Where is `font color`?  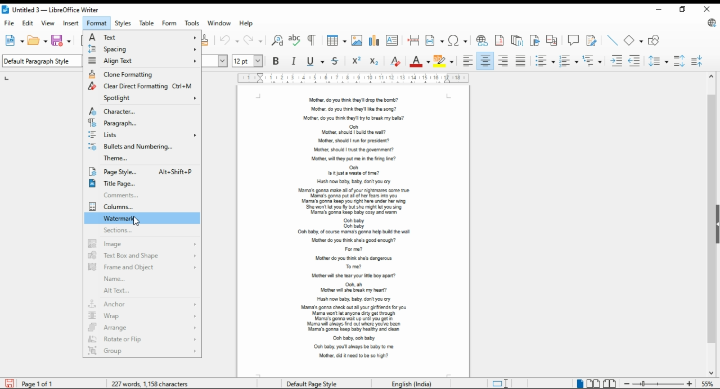
font color is located at coordinates (420, 61).